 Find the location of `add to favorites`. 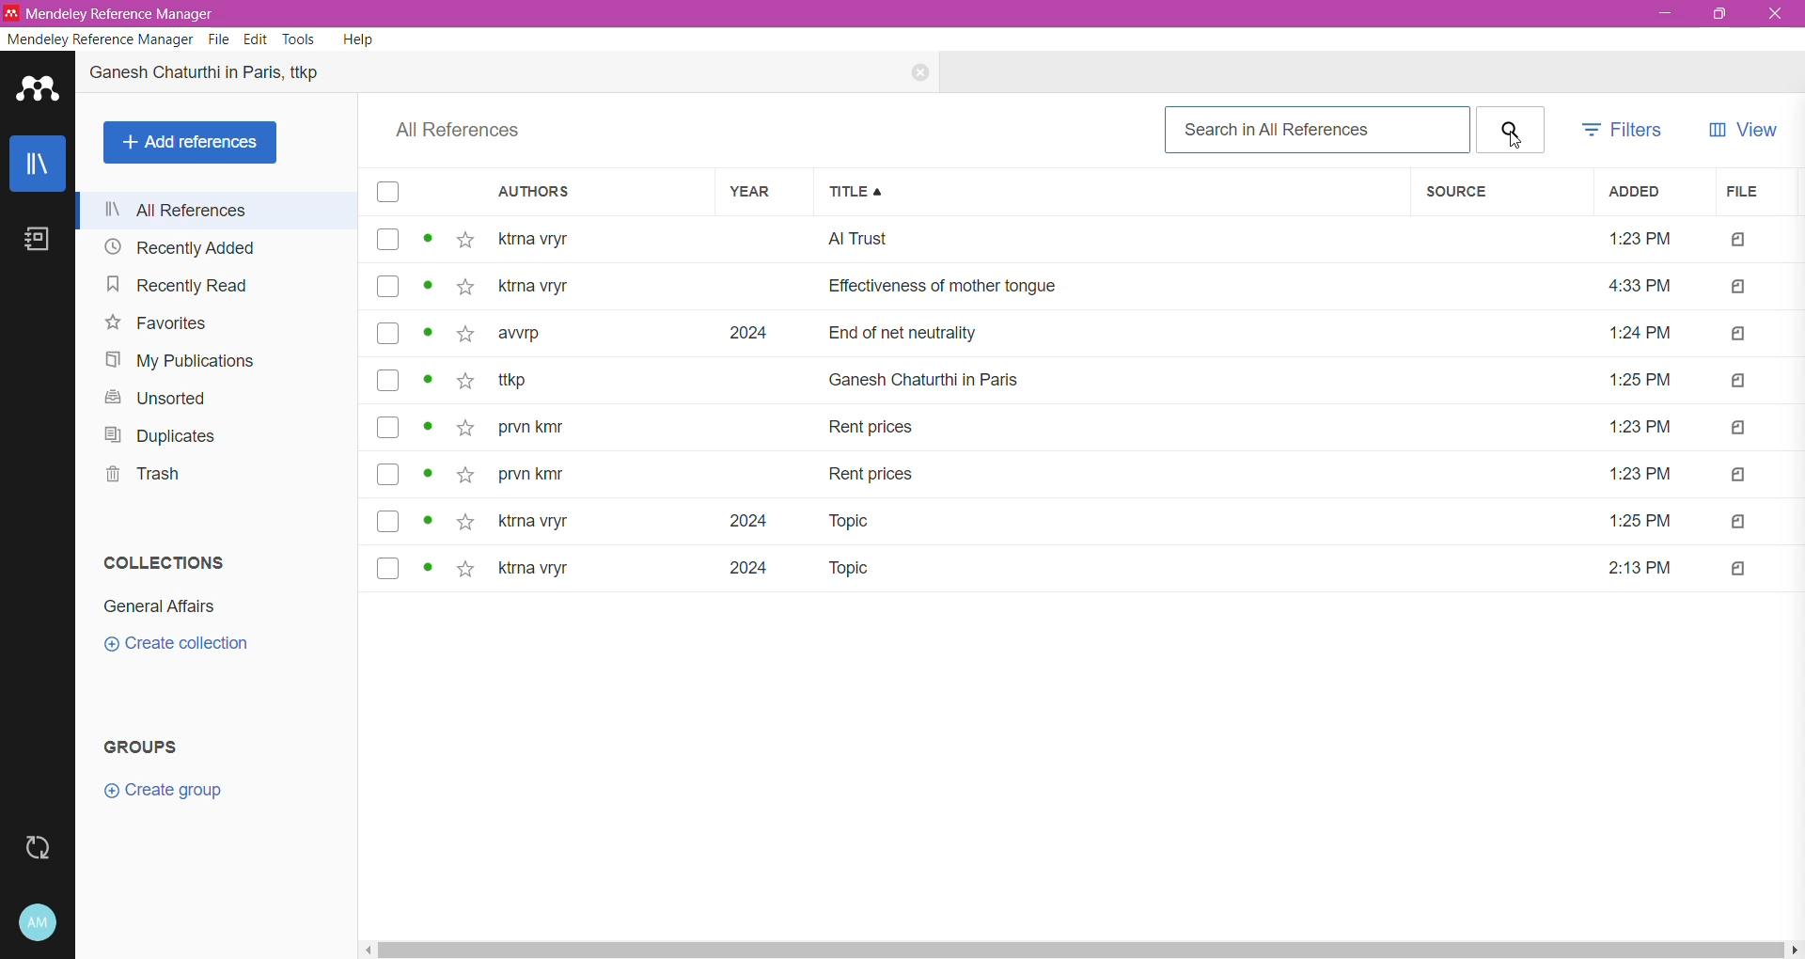

add to favorites is located at coordinates (467, 334).